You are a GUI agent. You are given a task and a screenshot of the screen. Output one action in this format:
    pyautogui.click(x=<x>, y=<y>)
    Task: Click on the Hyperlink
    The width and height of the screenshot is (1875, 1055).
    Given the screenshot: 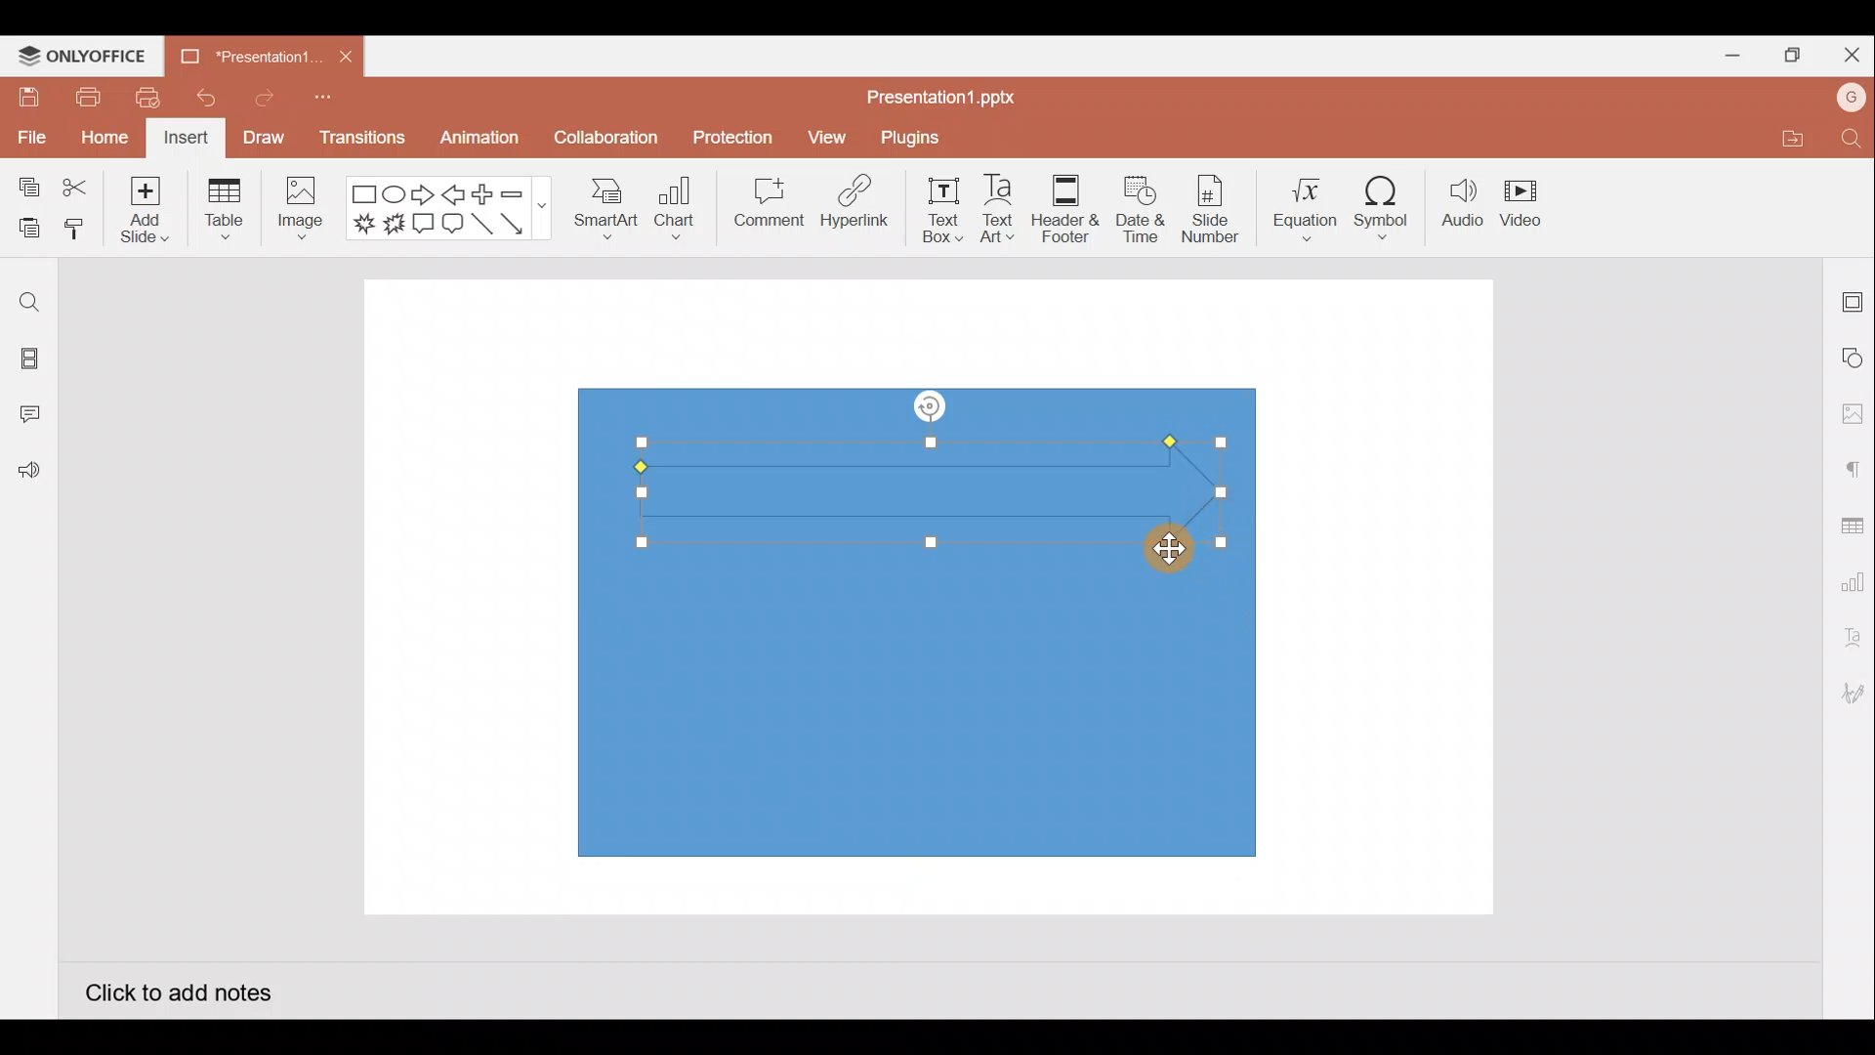 What is the action you would take?
    pyautogui.click(x=850, y=204)
    